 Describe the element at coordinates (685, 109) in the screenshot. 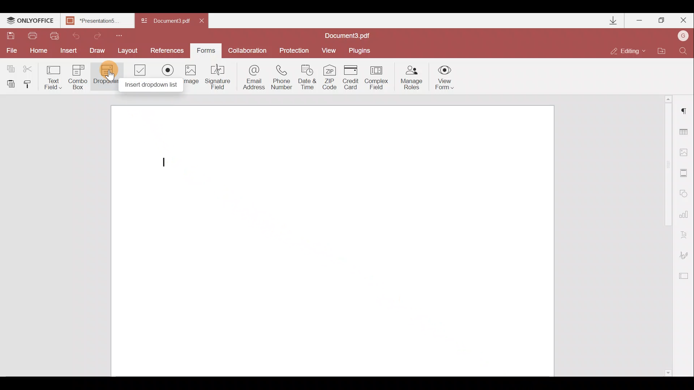

I see `Paragraph settings` at that location.